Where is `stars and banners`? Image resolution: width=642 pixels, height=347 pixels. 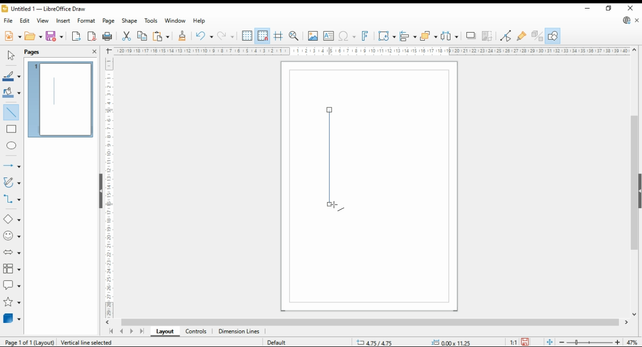 stars and banners is located at coordinates (11, 302).